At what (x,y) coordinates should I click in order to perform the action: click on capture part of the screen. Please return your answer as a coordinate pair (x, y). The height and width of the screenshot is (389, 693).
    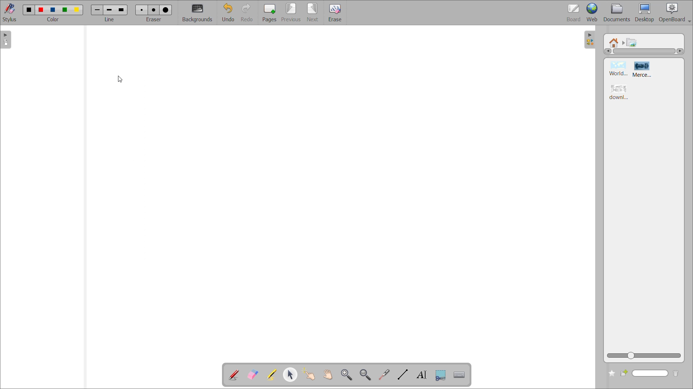
    Looking at the image, I should click on (440, 374).